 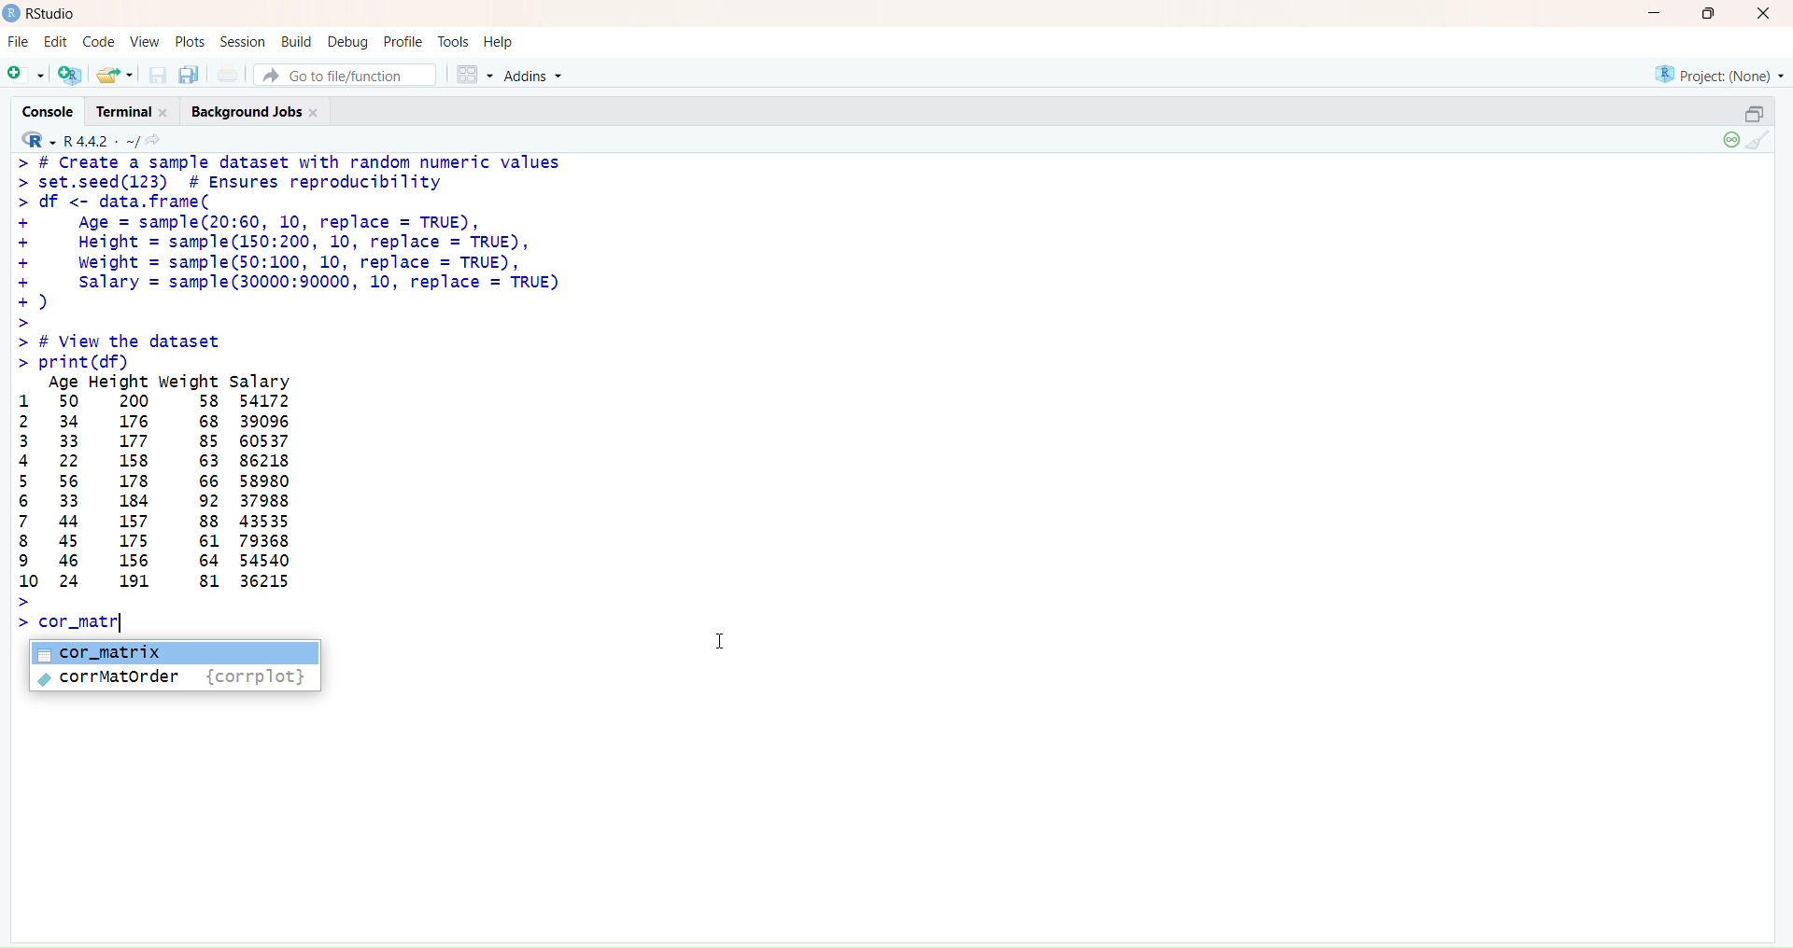 What do you see at coordinates (156, 75) in the screenshot?
I see `Save current document (Ctrl + S)` at bounding box center [156, 75].